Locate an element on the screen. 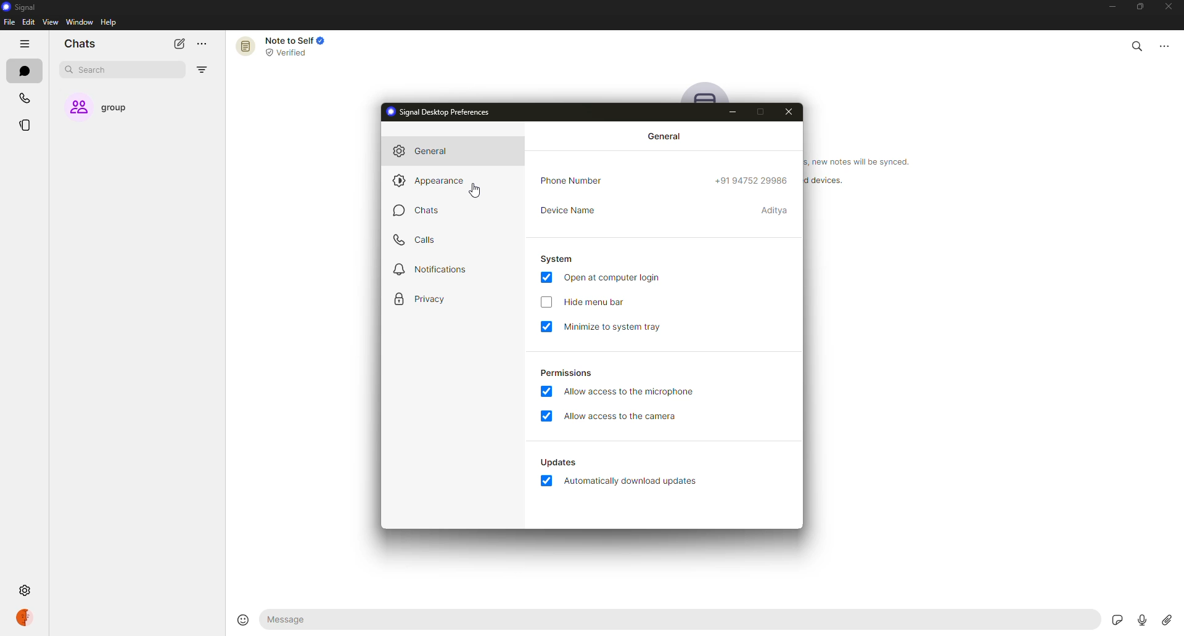 The width and height of the screenshot is (1184, 636). enabled is located at coordinates (546, 327).